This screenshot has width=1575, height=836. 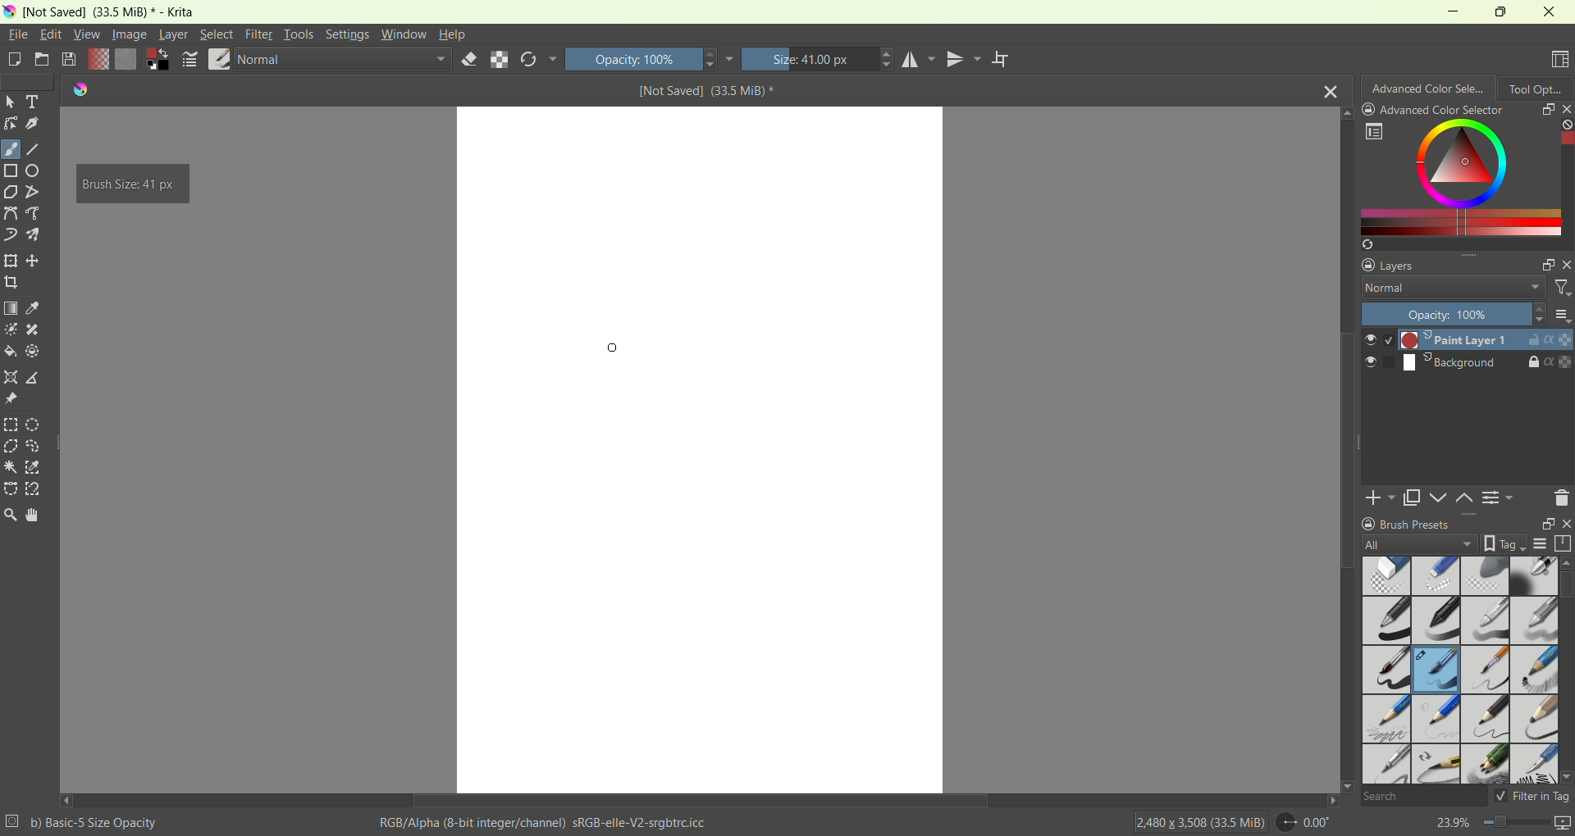 What do you see at coordinates (1536, 87) in the screenshot?
I see `tool option` at bounding box center [1536, 87].